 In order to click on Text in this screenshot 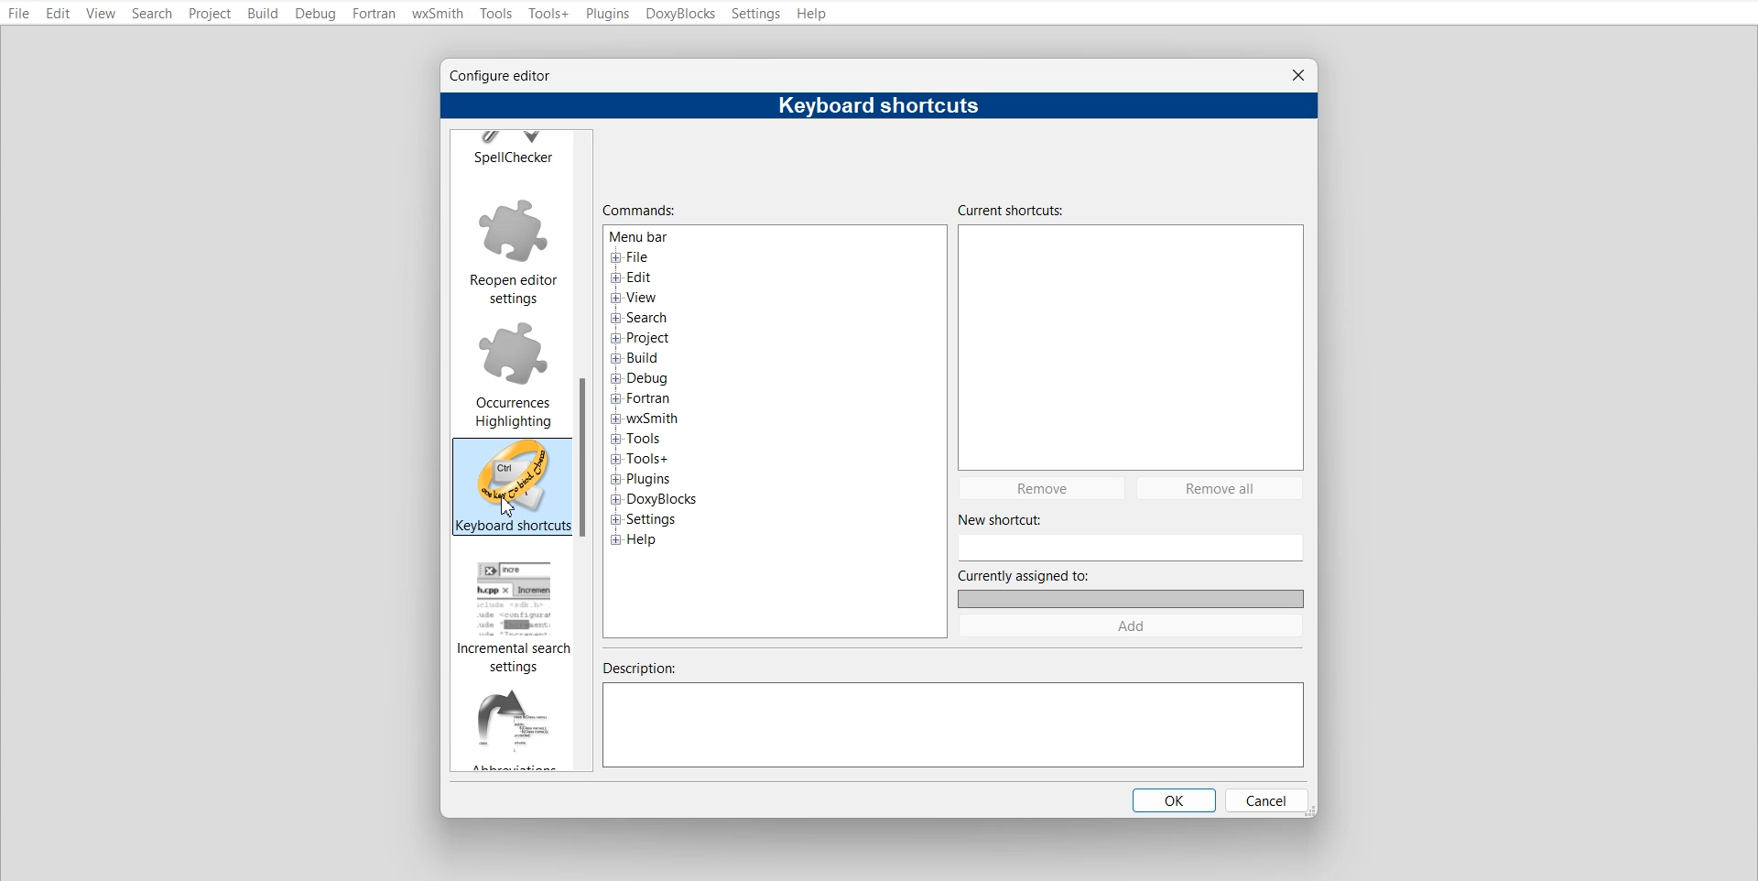, I will do `click(672, 393)`.